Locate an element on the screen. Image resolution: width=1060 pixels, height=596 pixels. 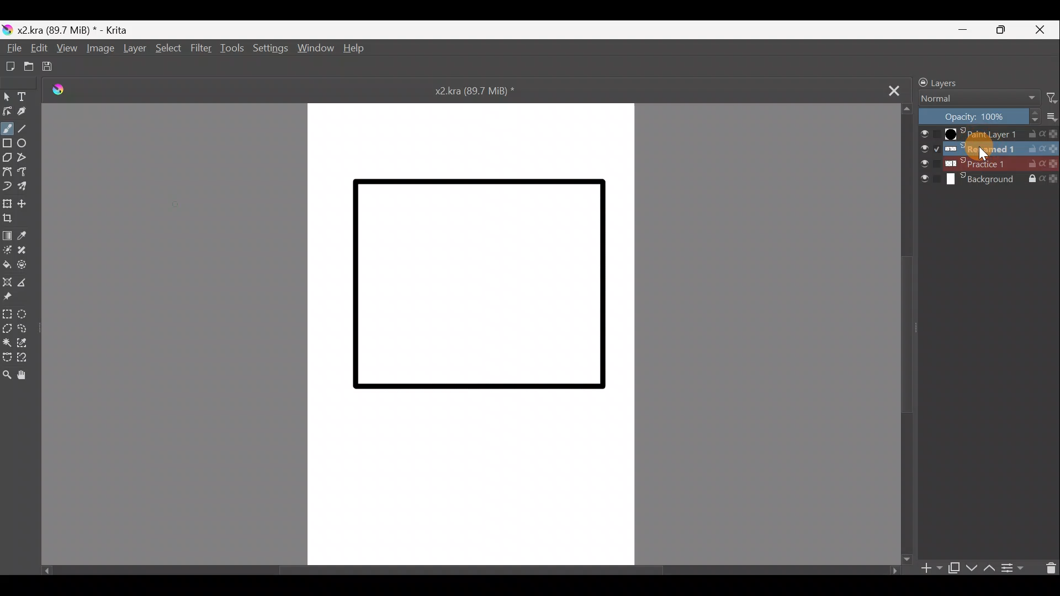
Tools is located at coordinates (230, 49).